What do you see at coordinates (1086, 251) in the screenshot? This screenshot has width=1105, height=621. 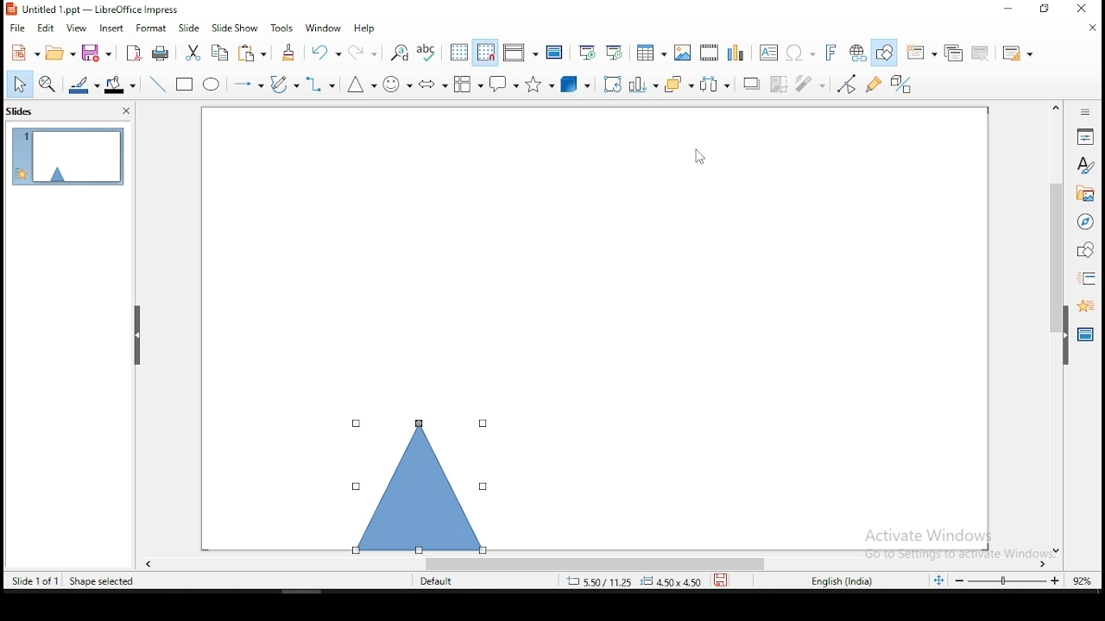 I see `shapes` at bounding box center [1086, 251].